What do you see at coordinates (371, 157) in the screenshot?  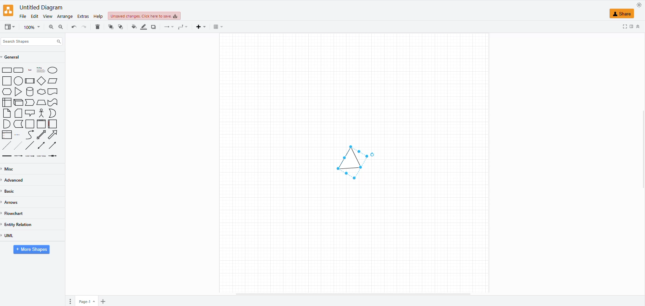 I see `cursor` at bounding box center [371, 157].